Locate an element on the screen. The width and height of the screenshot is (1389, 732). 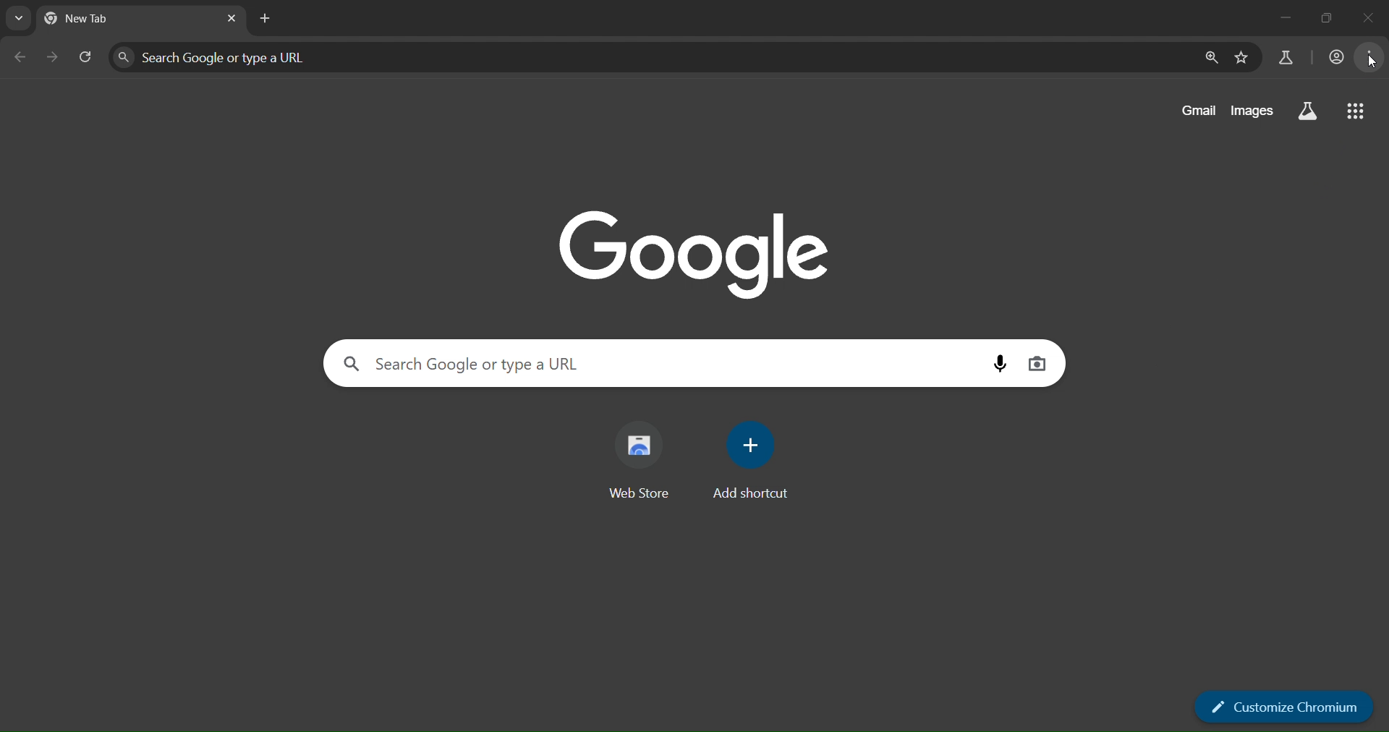
image search is located at coordinates (1037, 365).